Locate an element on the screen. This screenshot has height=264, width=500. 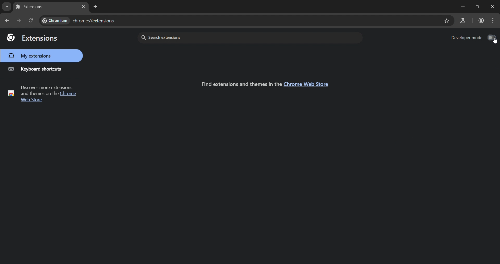
developer mode is located at coordinates (474, 37).